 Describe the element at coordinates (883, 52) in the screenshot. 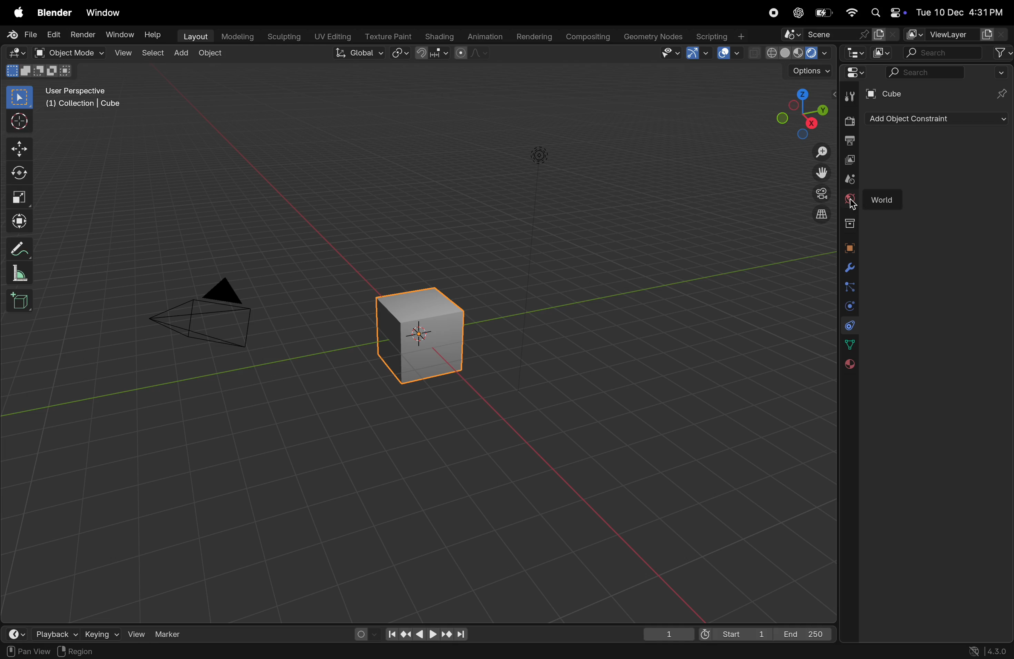

I see `image` at that location.